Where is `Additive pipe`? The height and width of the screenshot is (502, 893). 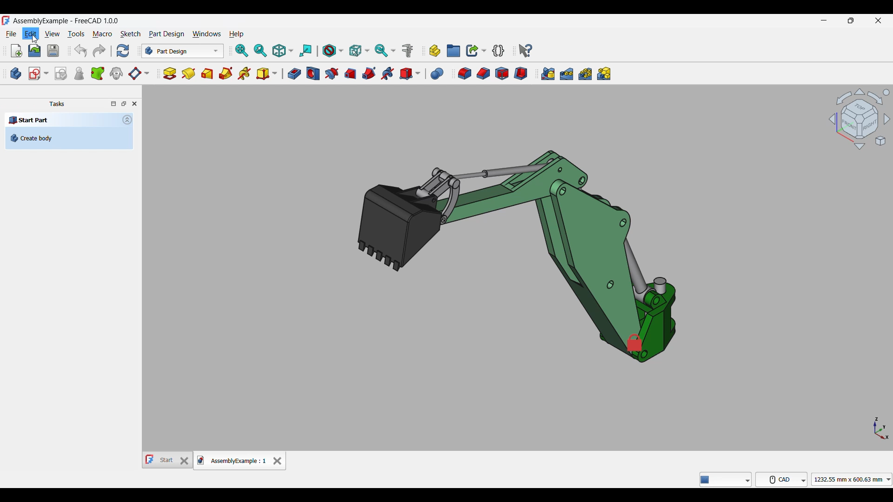 Additive pipe is located at coordinates (226, 73).